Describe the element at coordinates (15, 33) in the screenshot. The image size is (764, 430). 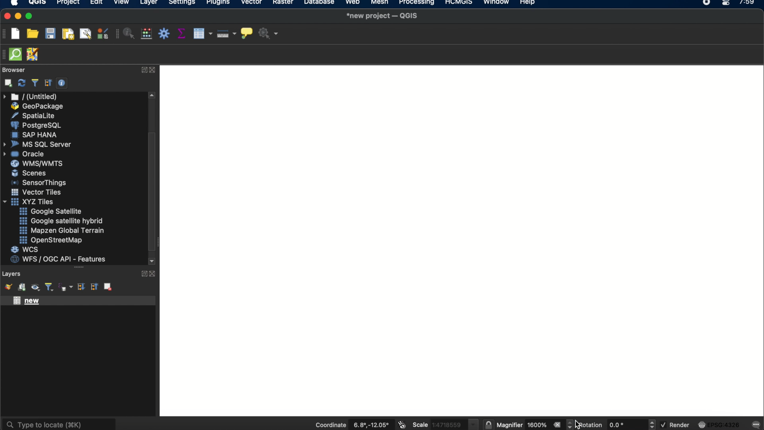
I see `new project` at that location.